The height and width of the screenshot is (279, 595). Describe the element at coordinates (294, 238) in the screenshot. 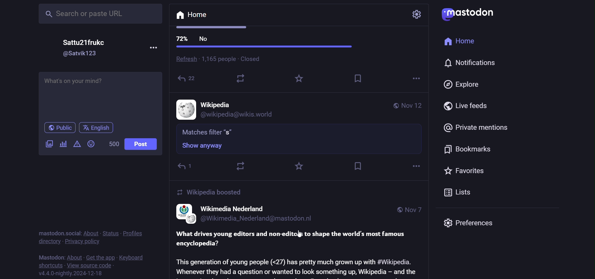

I see `What drives young editors and non-editcly to shape the world’s most famous
encyclopedia?` at that location.